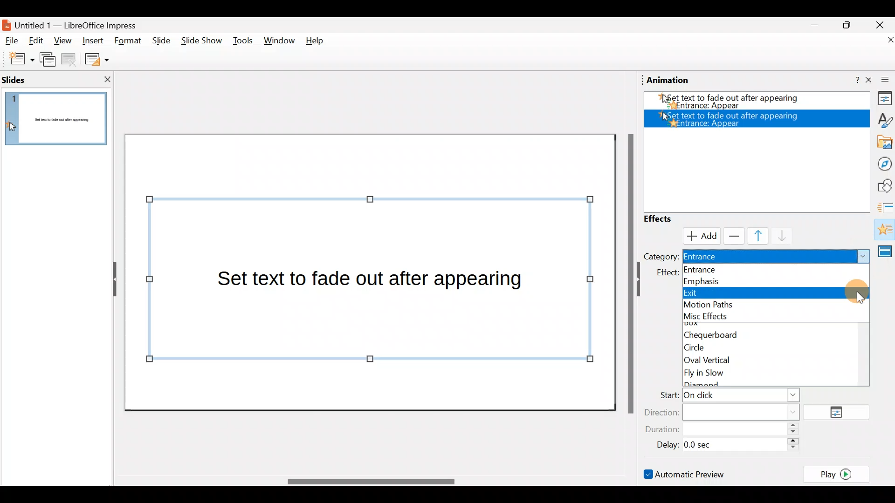 This screenshot has width=895, height=503. I want to click on Style, so click(881, 119).